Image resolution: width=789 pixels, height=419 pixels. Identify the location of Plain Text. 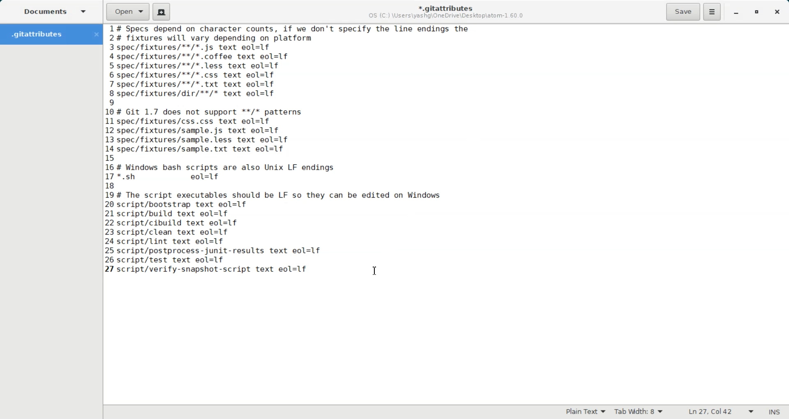
(584, 412).